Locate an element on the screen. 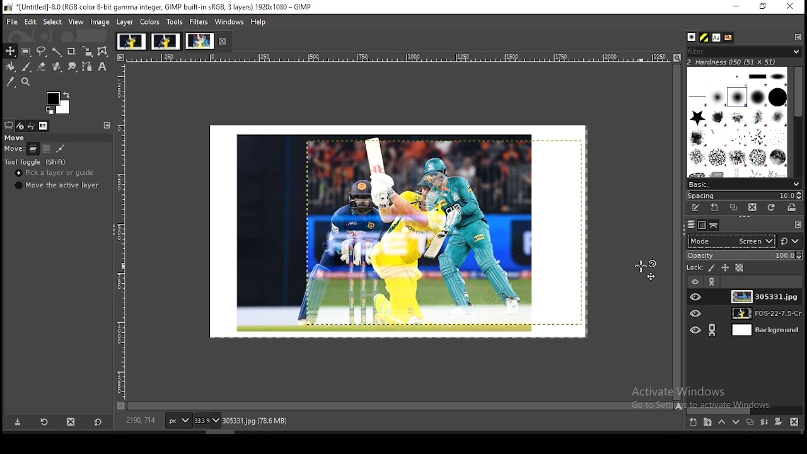 The height and width of the screenshot is (454, 807). document history is located at coordinates (729, 37).